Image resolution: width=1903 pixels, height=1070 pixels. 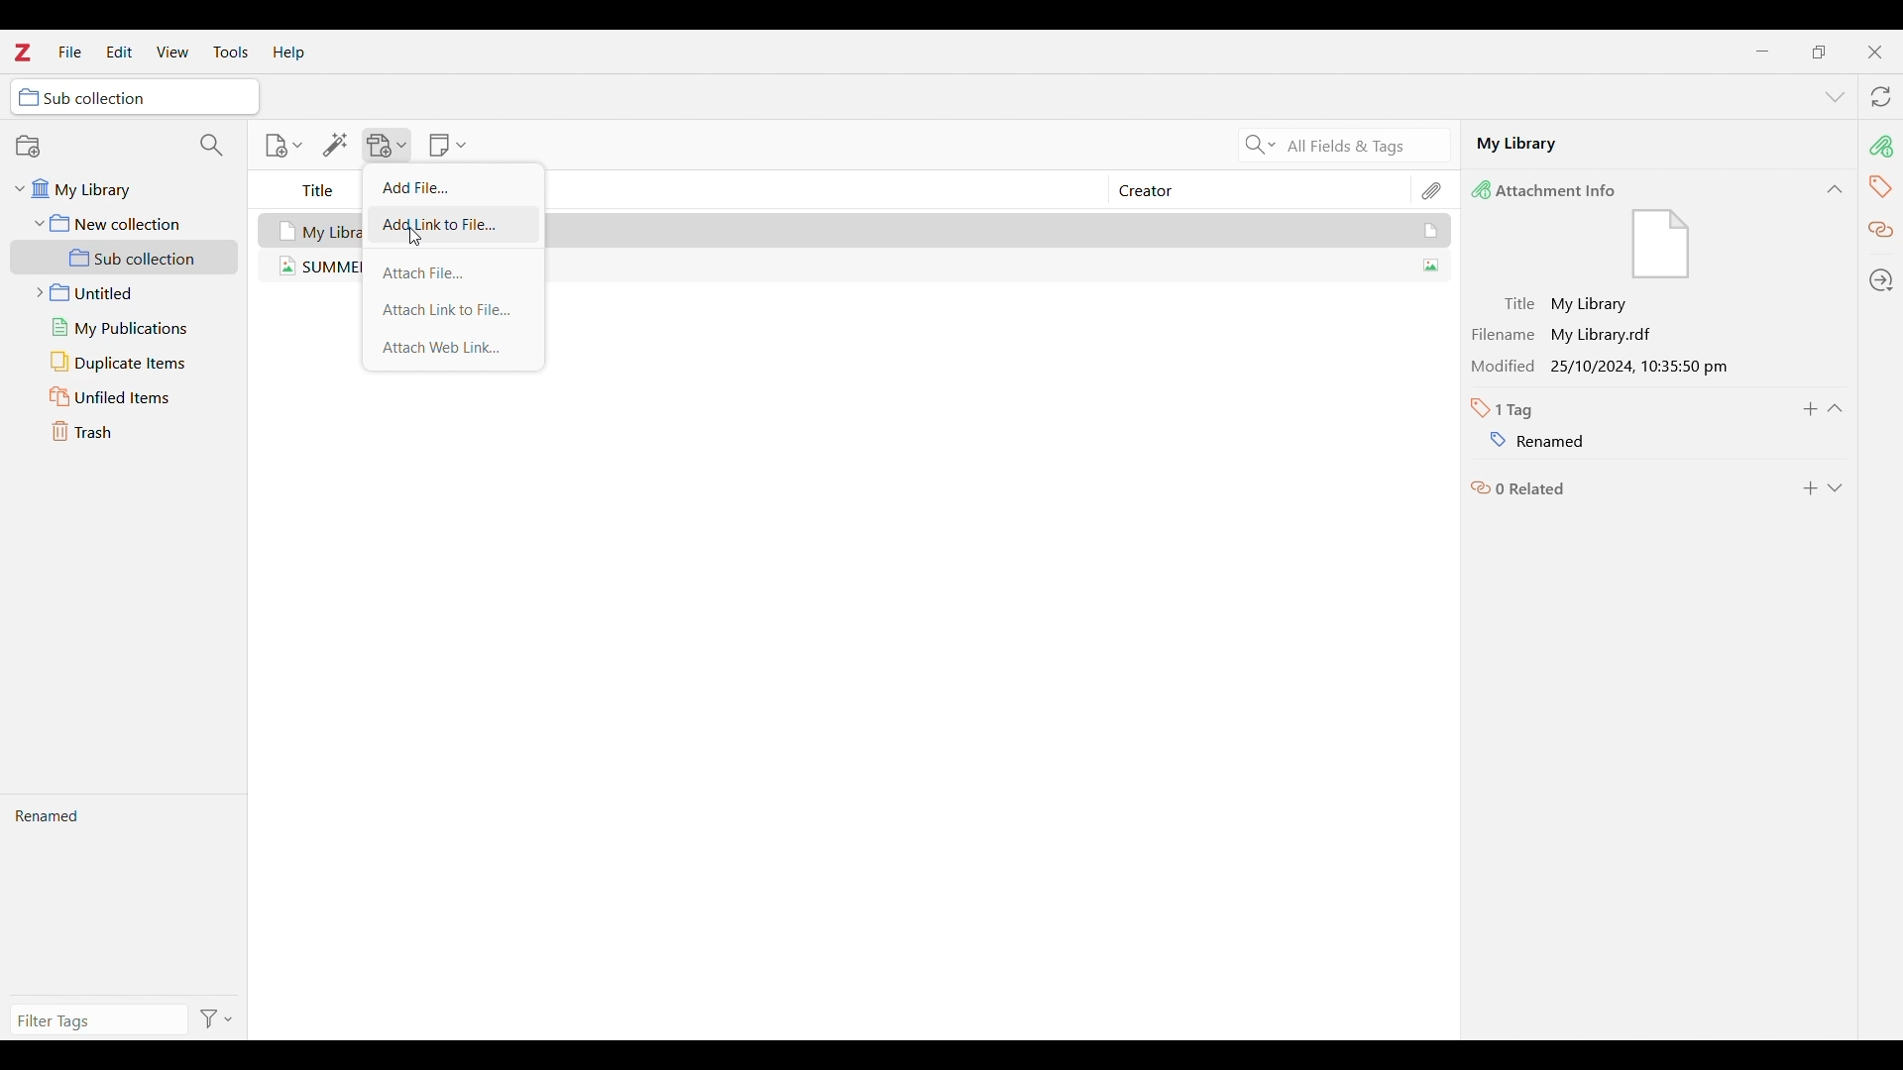 I want to click on maximize, so click(x=1818, y=52).